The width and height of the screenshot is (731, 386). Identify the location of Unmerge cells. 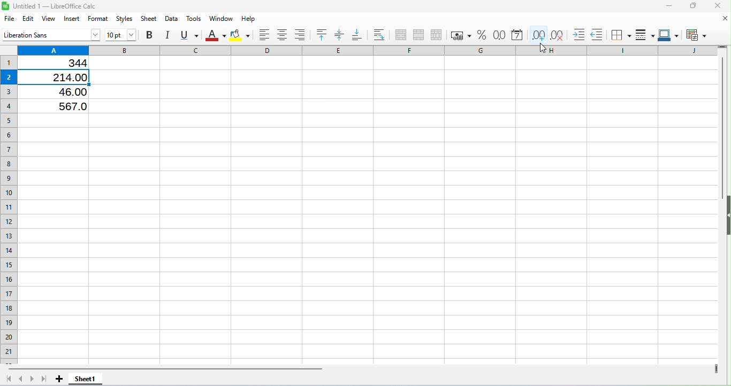
(436, 34).